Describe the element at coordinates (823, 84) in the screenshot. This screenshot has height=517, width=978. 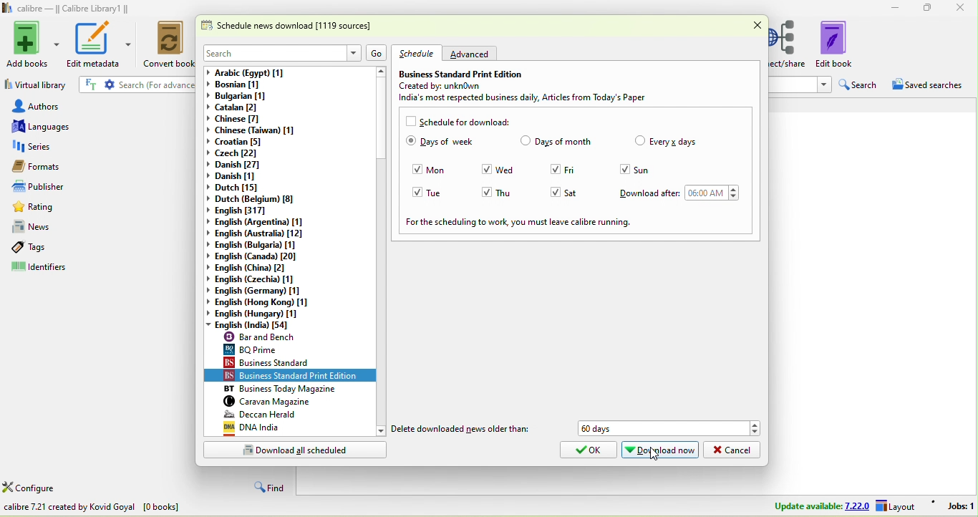
I see `Drop down` at that location.